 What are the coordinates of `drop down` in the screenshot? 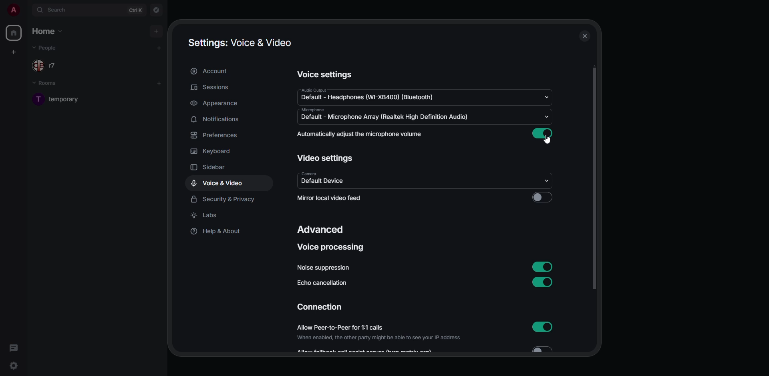 It's located at (548, 180).